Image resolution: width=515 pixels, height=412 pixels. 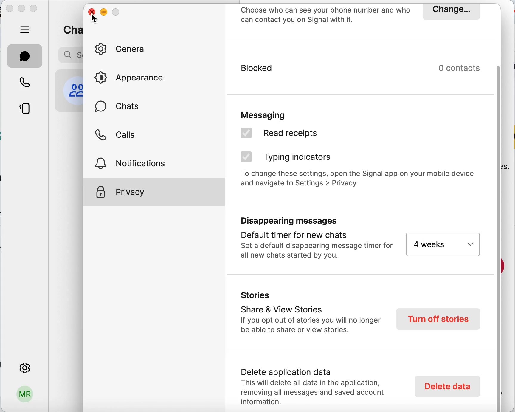 I want to click on privacy, so click(x=154, y=192).